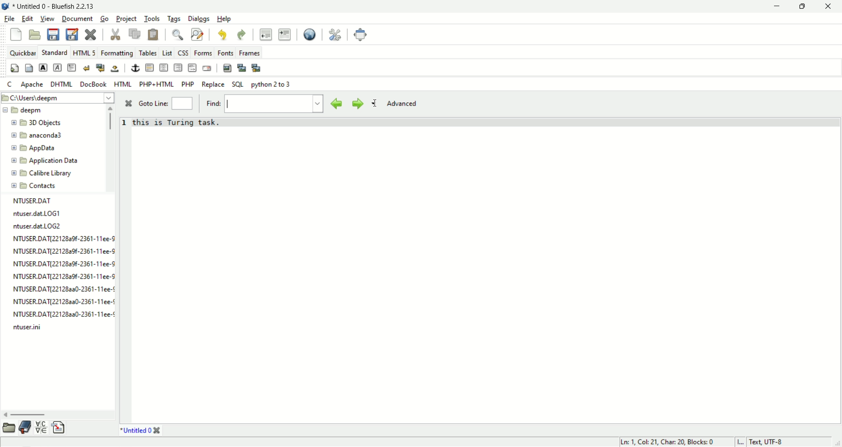 The width and height of the screenshot is (842, 447). Describe the element at coordinates (250, 53) in the screenshot. I see `Frames` at that location.